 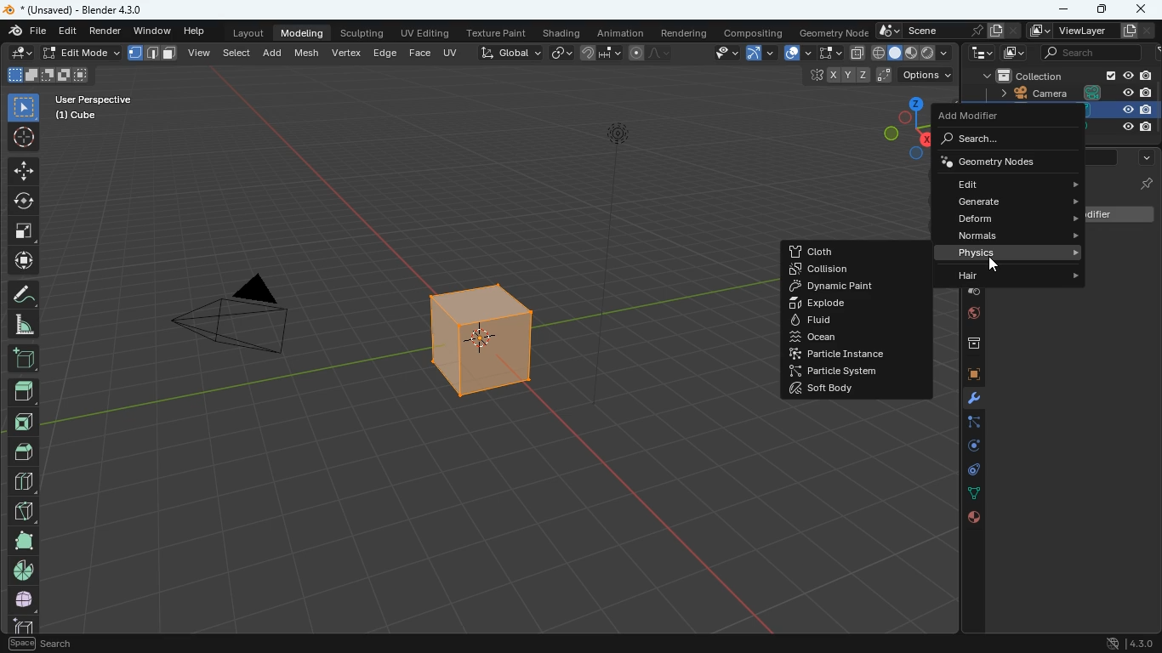 What do you see at coordinates (26, 598) in the screenshot?
I see `full` at bounding box center [26, 598].